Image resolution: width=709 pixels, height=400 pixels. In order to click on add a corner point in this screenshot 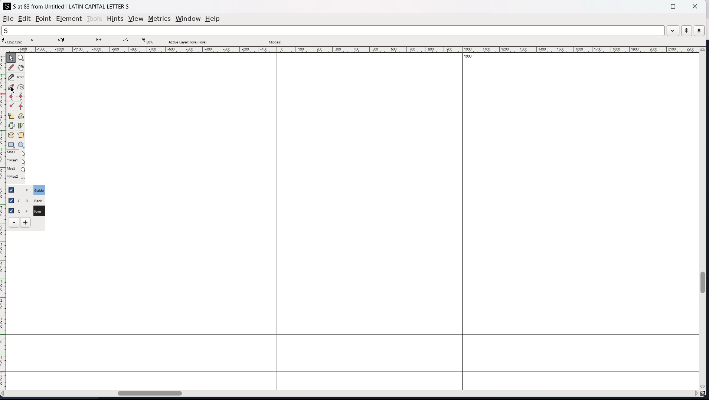, I will do `click(12, 107)`.